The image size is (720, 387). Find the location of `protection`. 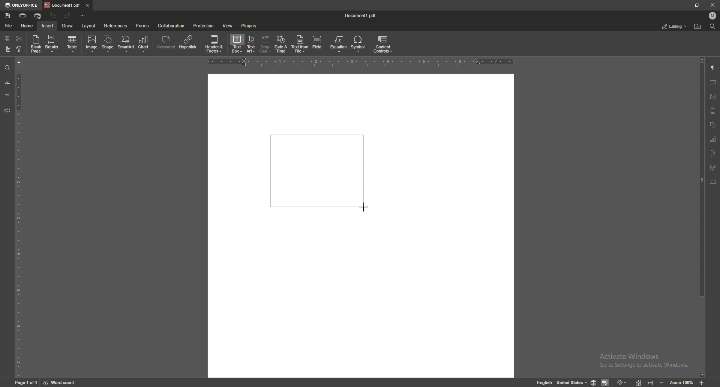

protection is located at coordinates (204, 25).